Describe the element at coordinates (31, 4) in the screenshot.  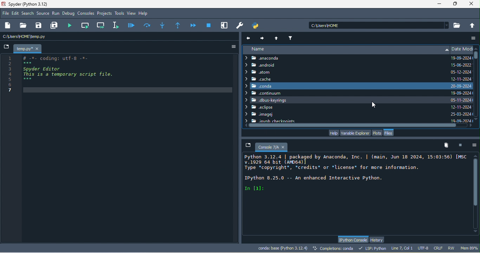
I see `spyder (python 3.12)` at that location.